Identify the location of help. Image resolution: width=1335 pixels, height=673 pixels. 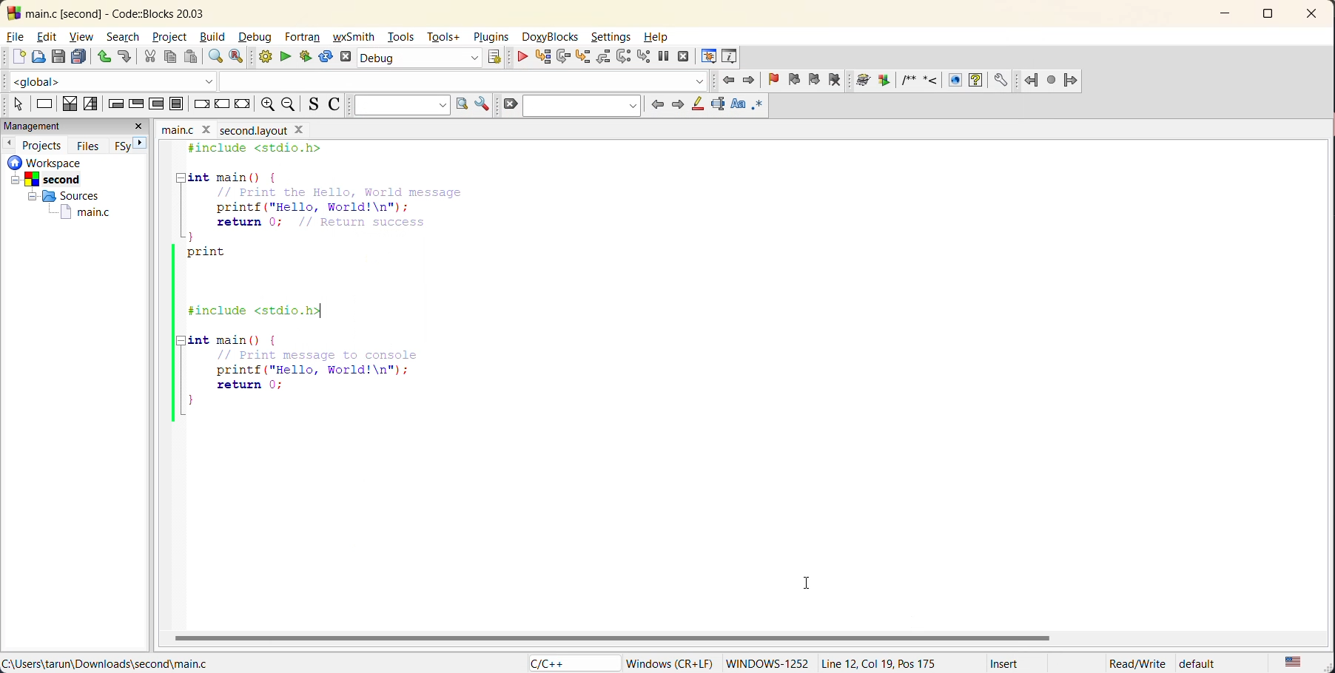
(661, 38).